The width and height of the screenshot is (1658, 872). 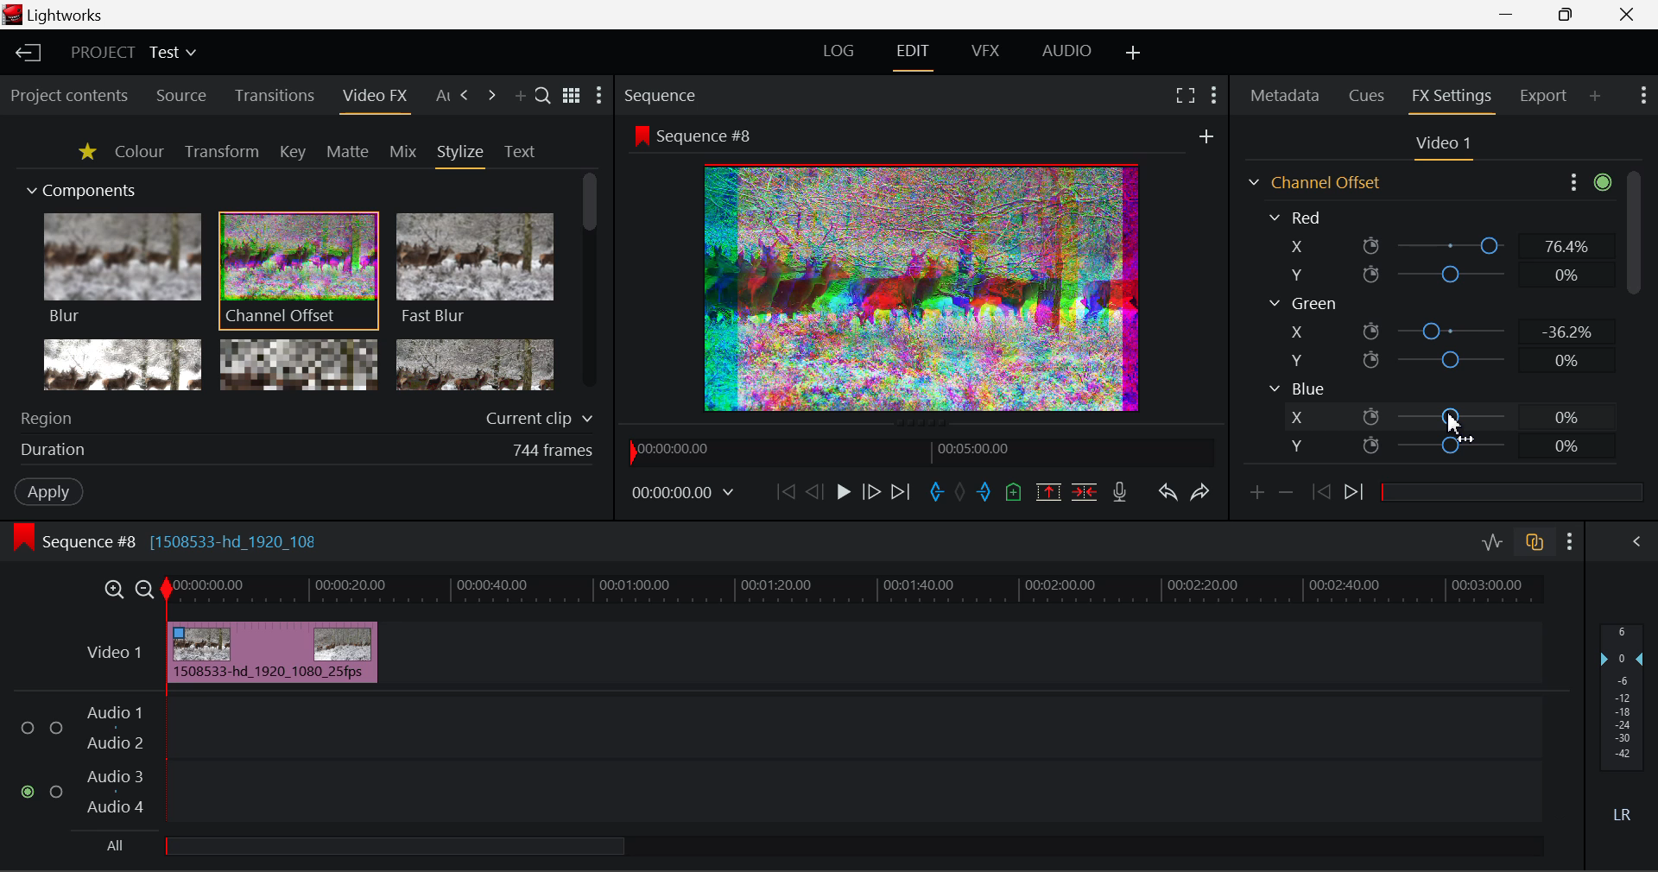 I want to click on Scroll Bar, so click(x=587, y=281).